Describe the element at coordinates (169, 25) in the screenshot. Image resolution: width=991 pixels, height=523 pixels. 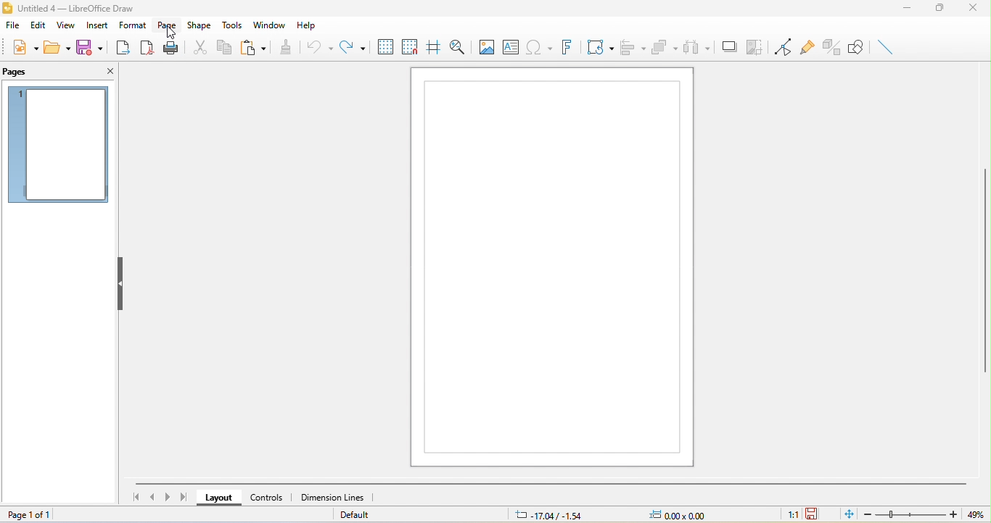
I see `page` at that location.